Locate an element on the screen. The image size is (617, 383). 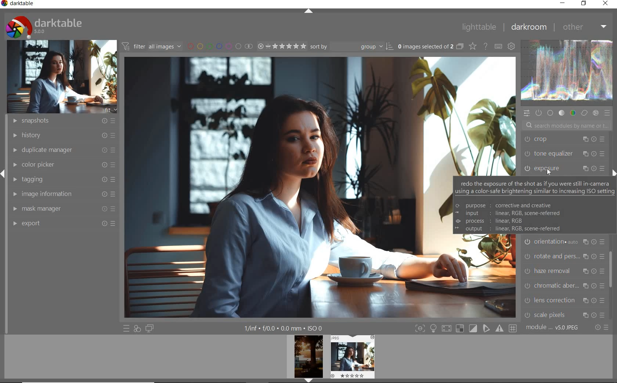
CHANGE TYPE OF OVERRELAY is located at coordinates (472, 46).